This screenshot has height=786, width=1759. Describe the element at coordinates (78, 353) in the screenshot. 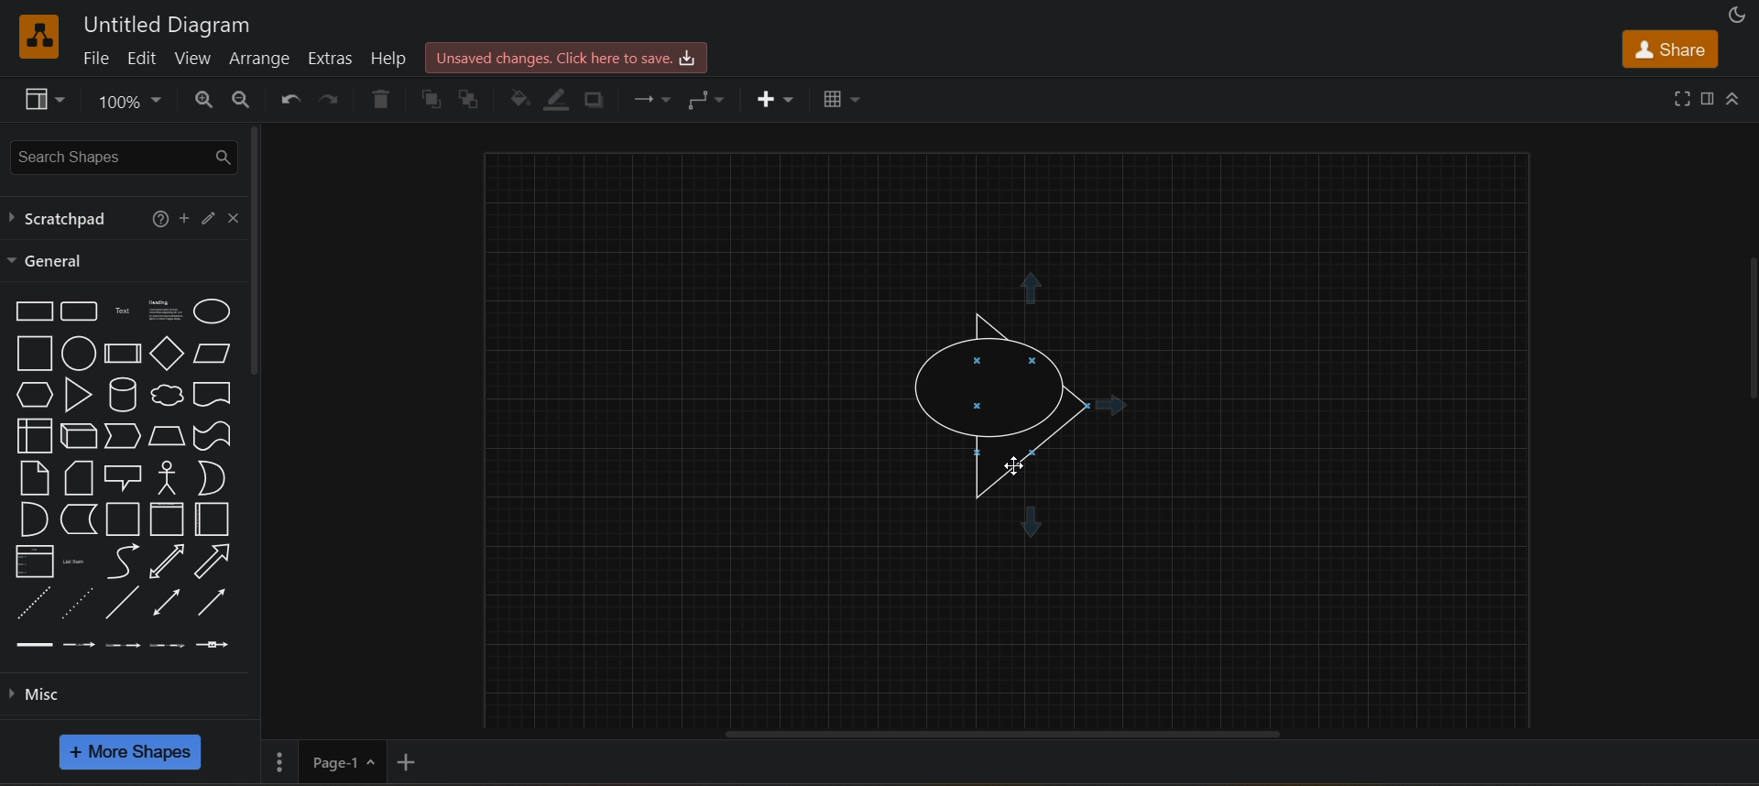

I see `circle` at that location.